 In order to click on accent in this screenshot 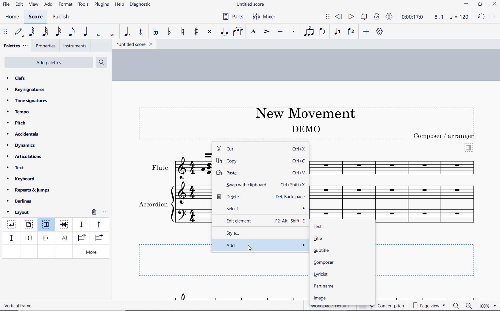, I will do `click(266, 32)`.